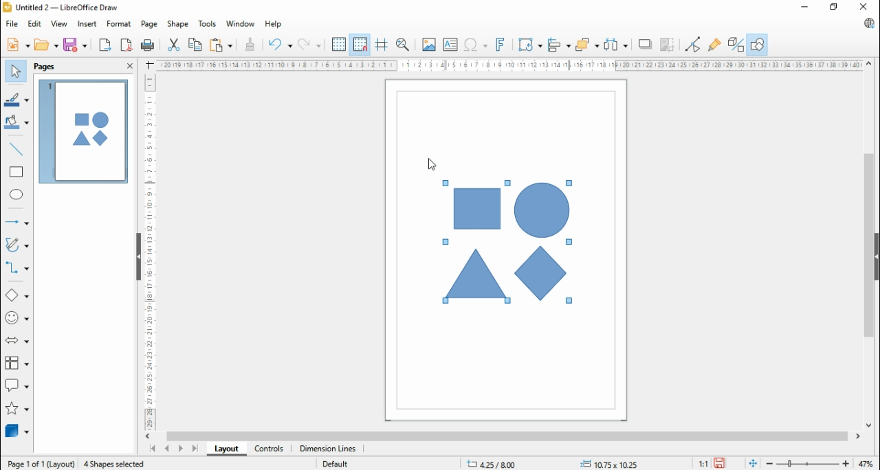 The height and width of the screenshot is (470, 880). I want to click on 1:1, so click(703, 463).